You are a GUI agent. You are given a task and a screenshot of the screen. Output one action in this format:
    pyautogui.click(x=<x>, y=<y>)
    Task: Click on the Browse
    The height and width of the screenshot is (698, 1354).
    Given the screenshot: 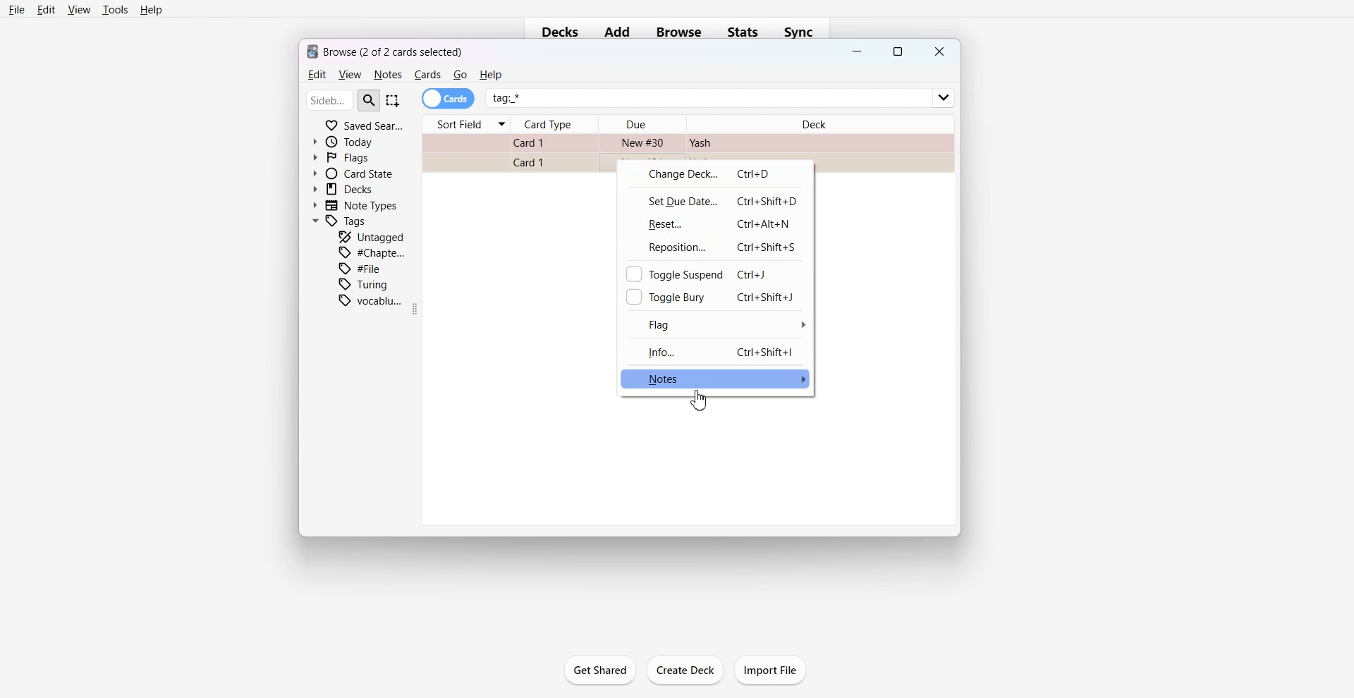 What is the action you would take?
    pyautogui.click(x=678, y=32)
    